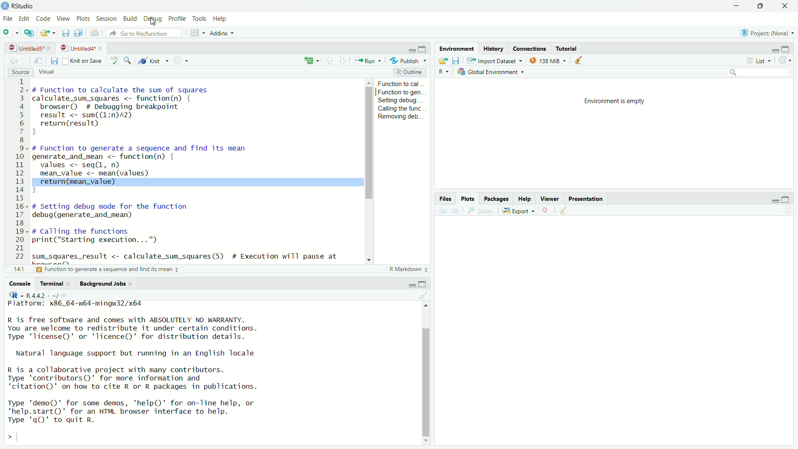 This screenshot has height=449, width=798. Describe the element at coordinates (223, 32) in the screenshot. I see `addins` at that location.